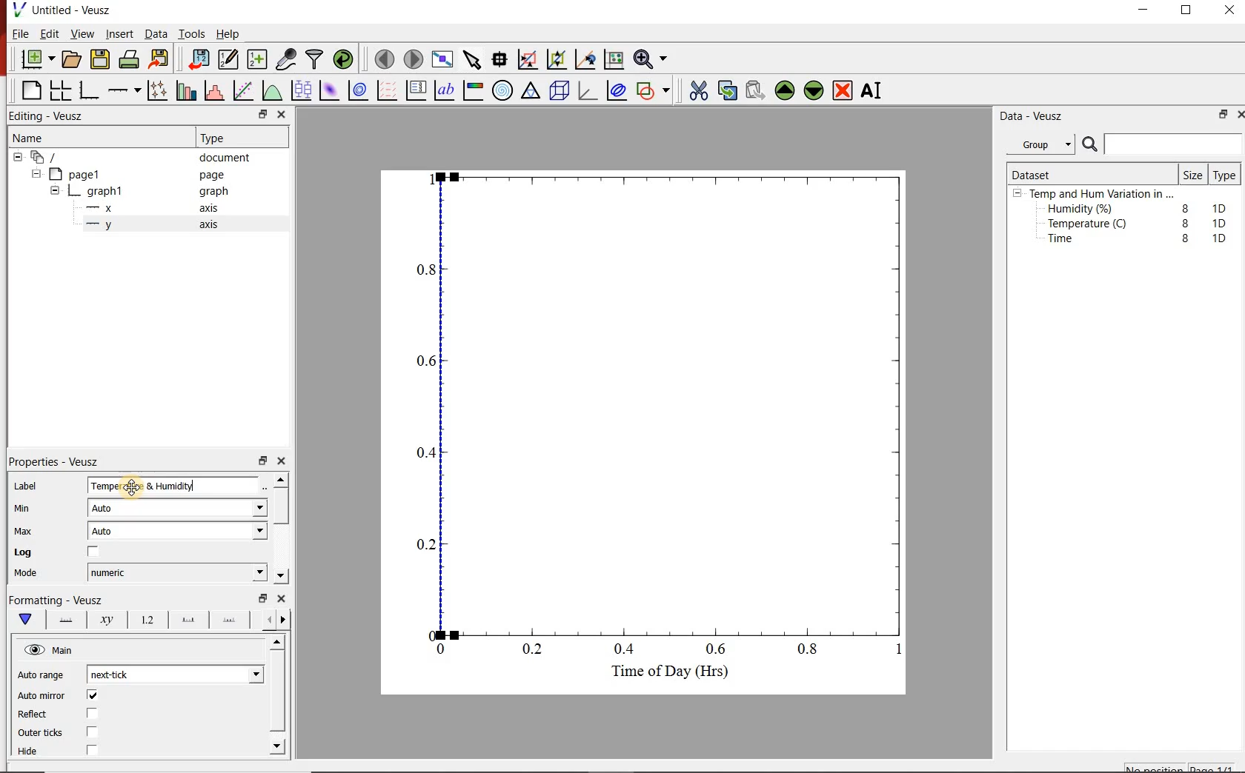 The width and height of the screenshot is (1245, 773). Describe the element at coordinates (816, 90) in the screenshot. I see `Move the selected widget down` at that location.